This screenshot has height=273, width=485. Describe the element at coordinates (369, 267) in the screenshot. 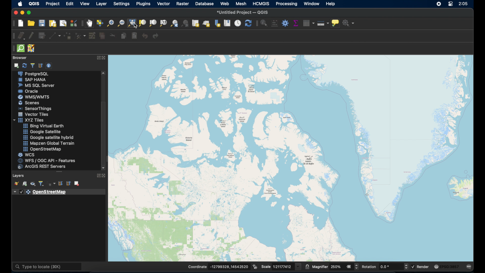

I see `rotation` at that location.